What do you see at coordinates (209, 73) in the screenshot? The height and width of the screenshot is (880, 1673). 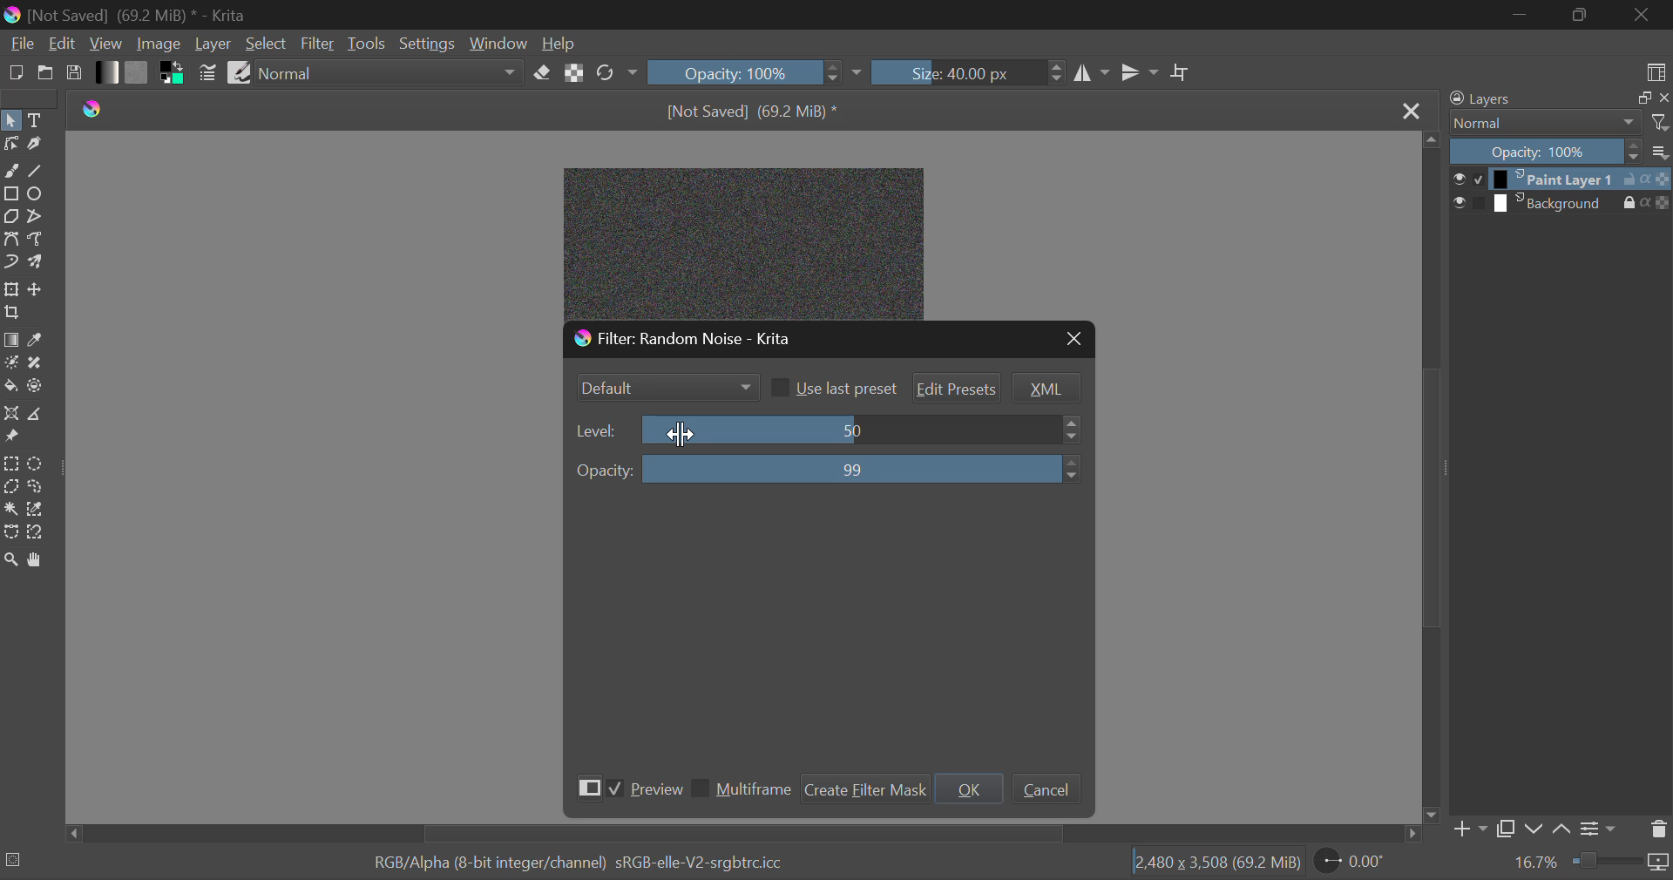 I see `Brush Settings` at bounding box center [209, 73].